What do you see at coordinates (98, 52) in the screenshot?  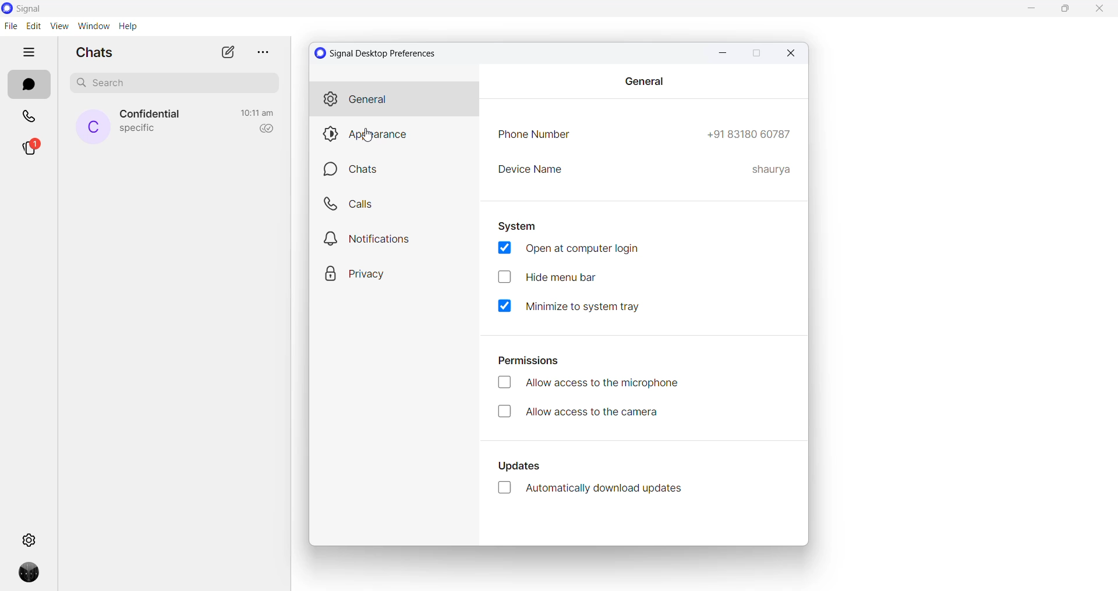 I see `chats heading` at bounding box center [98, 52].